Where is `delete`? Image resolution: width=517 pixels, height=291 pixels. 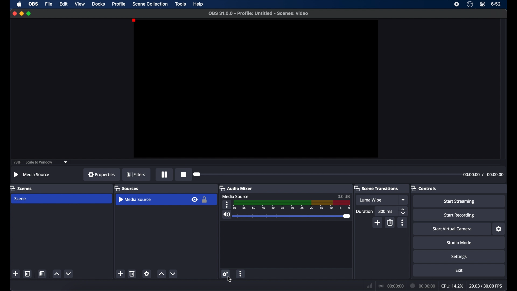
delete is located at coordinates (132, 273).